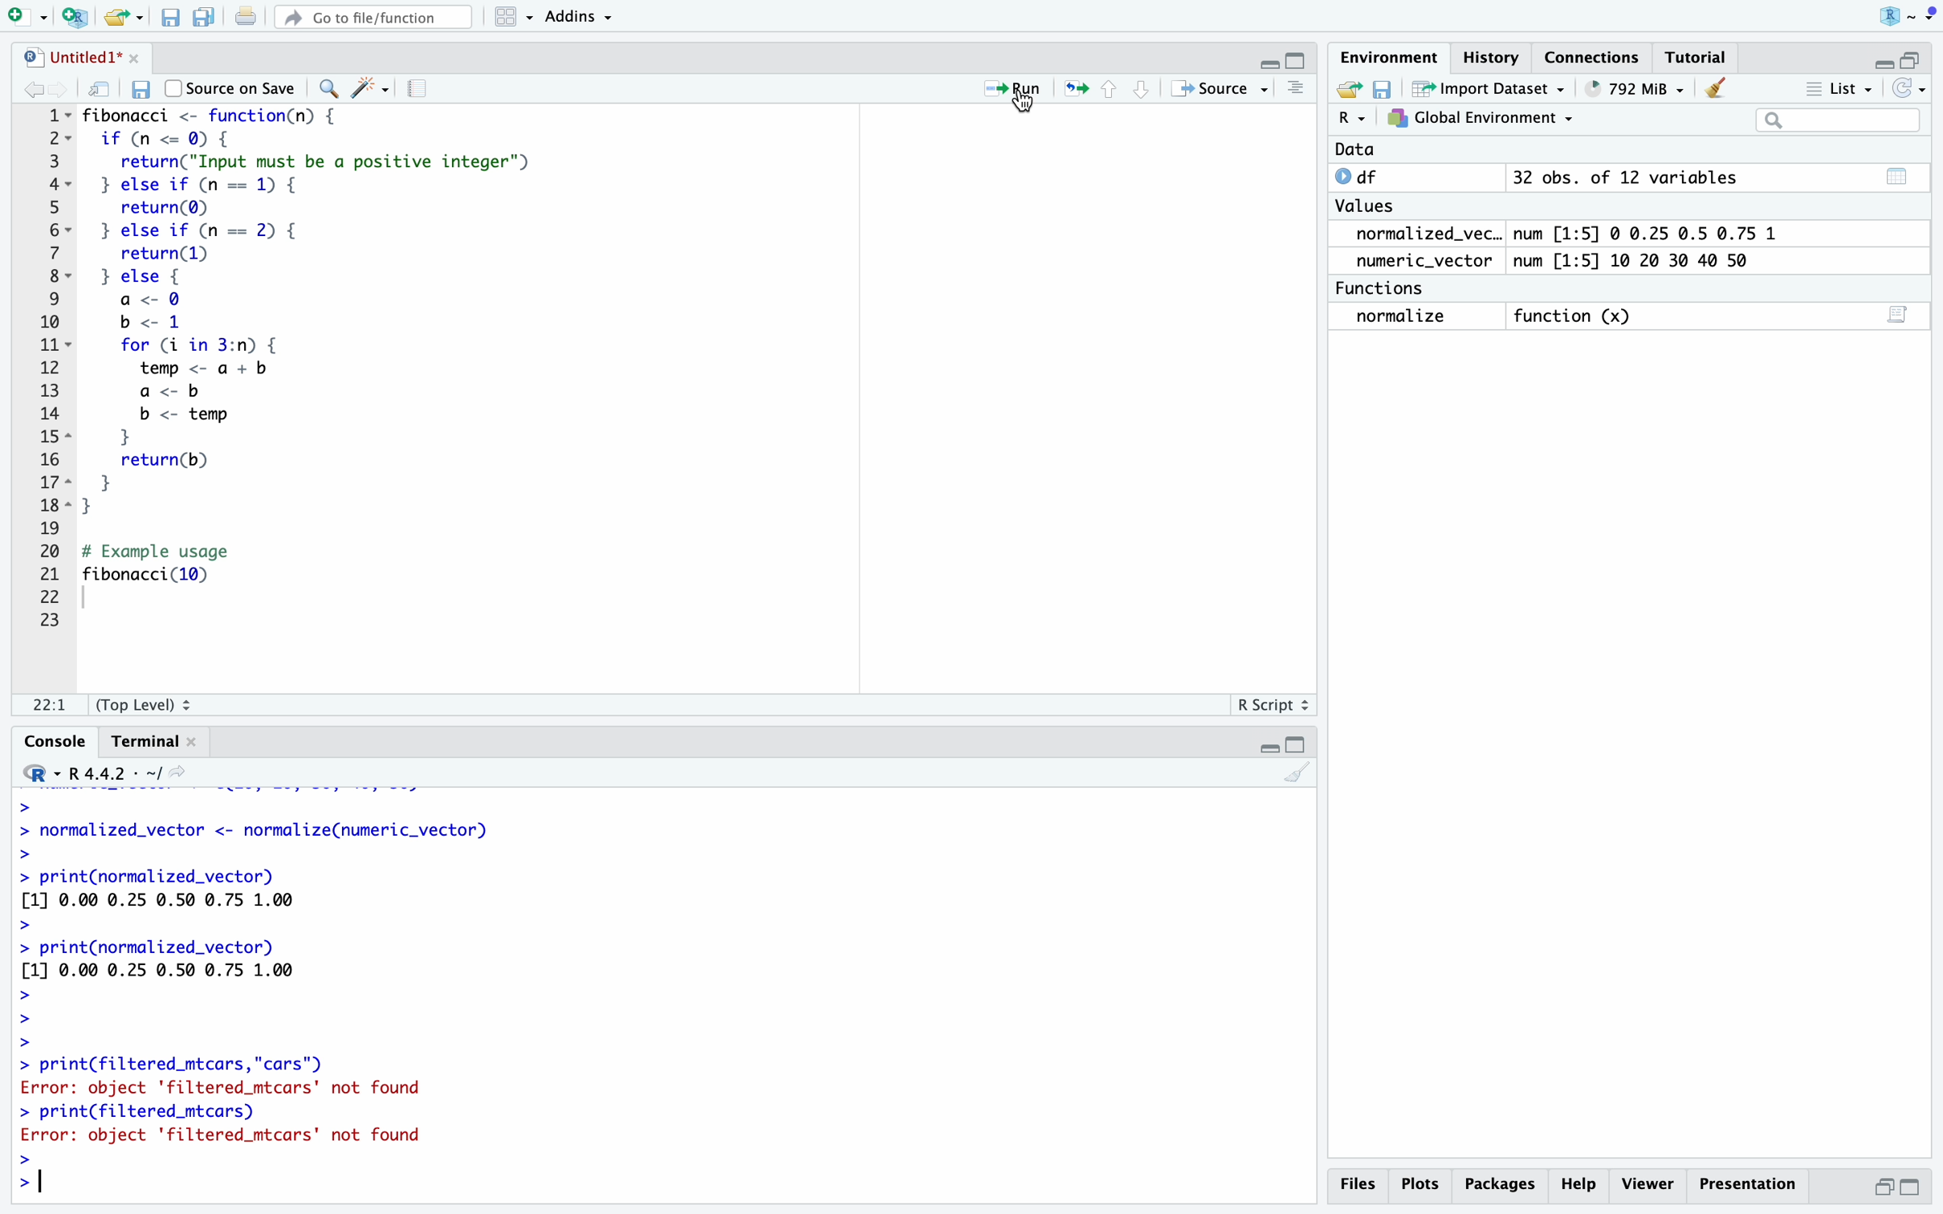  Describe the element at coordinates (1717, 88) in the screenshot. I see `clear objects from the workspace` at that location.